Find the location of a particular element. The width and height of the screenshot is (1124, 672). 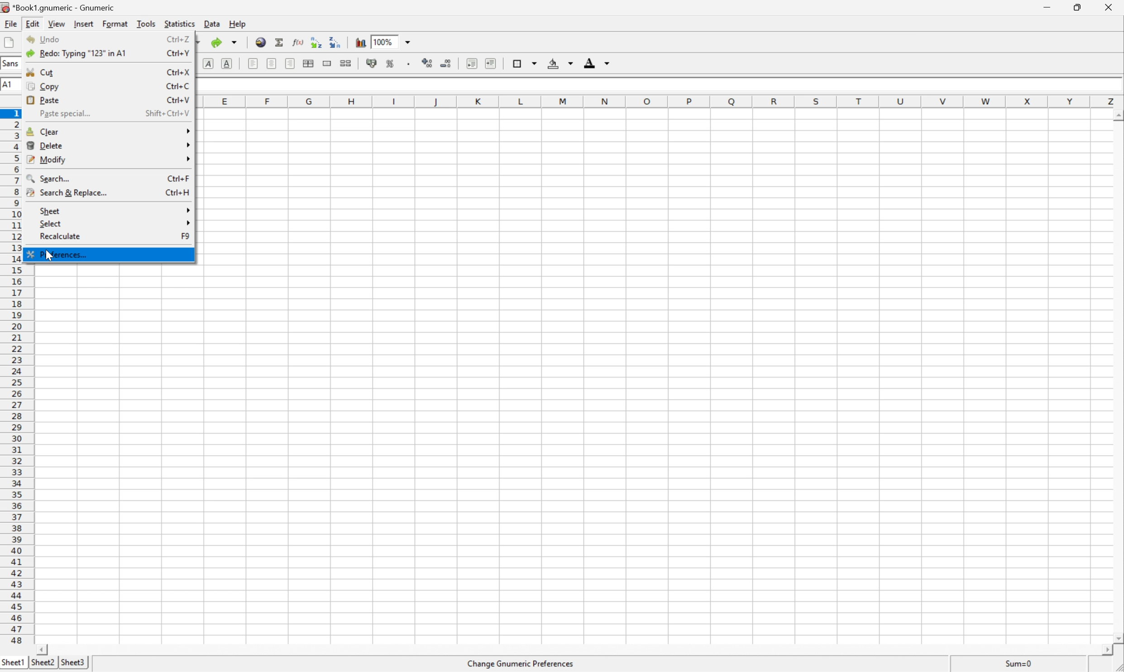

paste special  shift+ctrl+v is located at coordinates (111, 113).